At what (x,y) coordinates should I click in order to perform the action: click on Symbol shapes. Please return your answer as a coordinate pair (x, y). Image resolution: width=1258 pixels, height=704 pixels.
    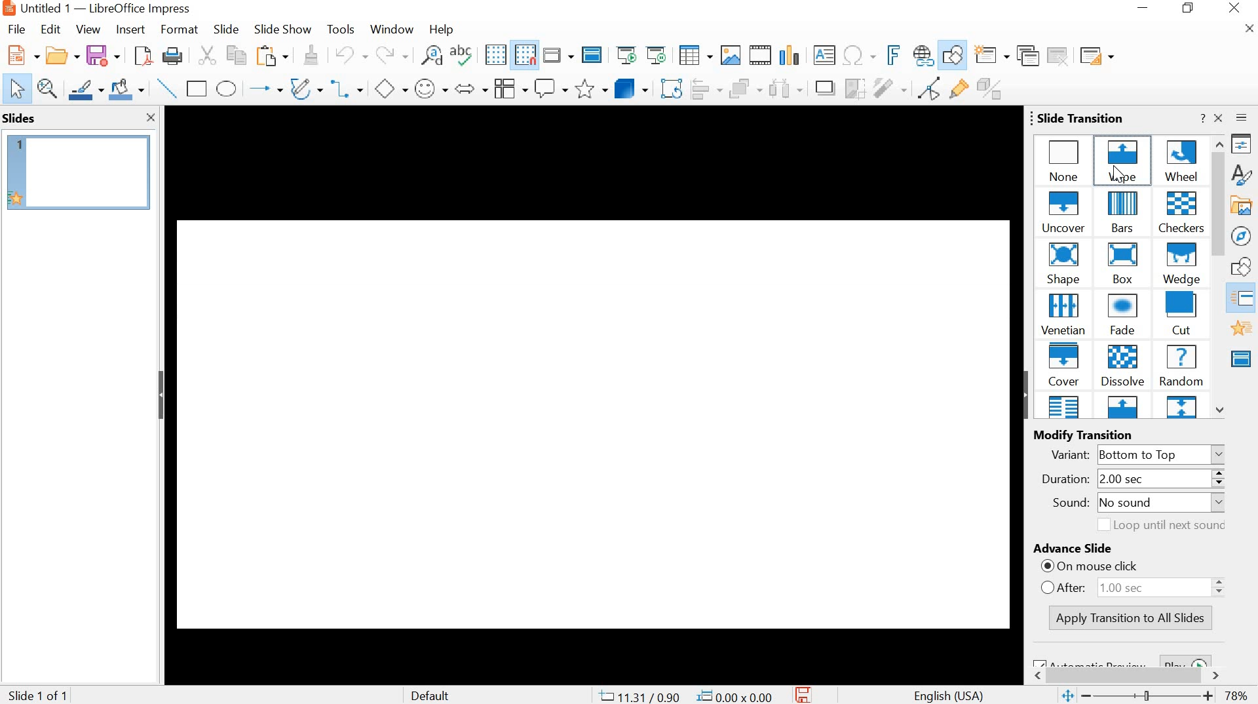
    Looking at the image, I should click on (430, 87).